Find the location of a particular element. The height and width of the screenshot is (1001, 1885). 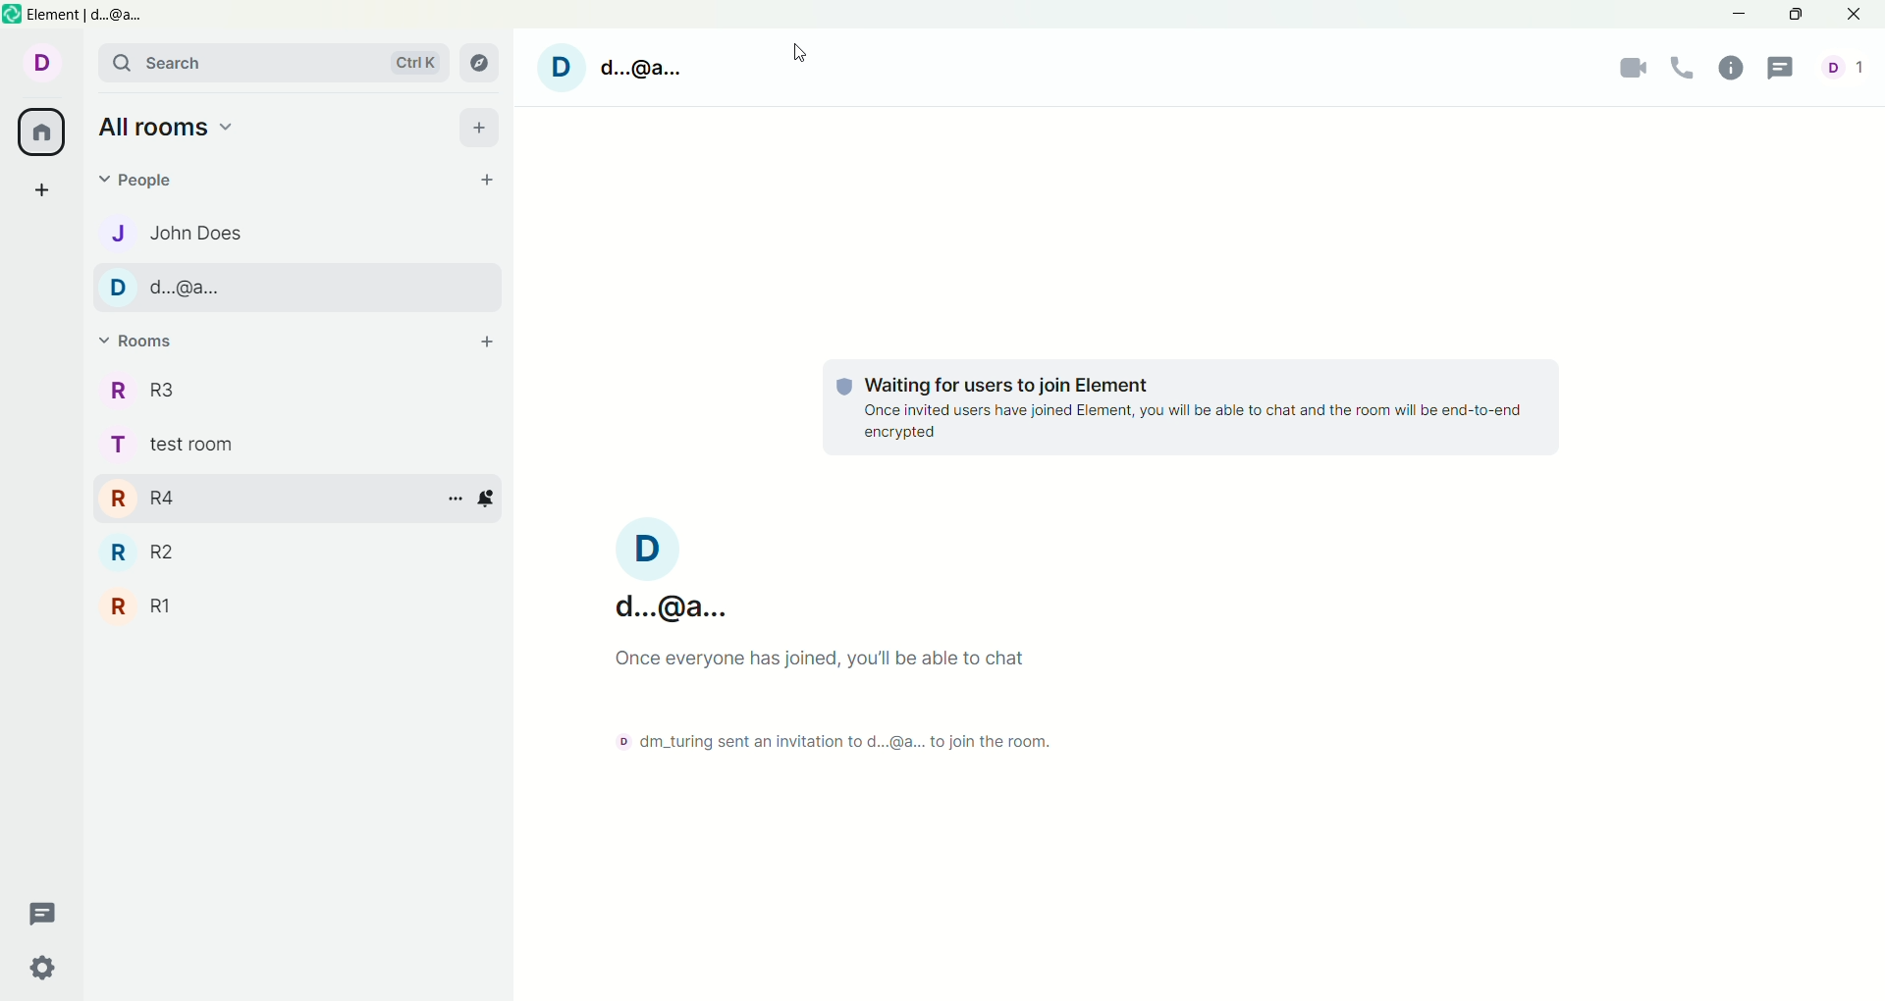

Once invited users have joined Element, you will be able to chat and the room will be end-to-end encrypted is located at coordinates (1192, 422).